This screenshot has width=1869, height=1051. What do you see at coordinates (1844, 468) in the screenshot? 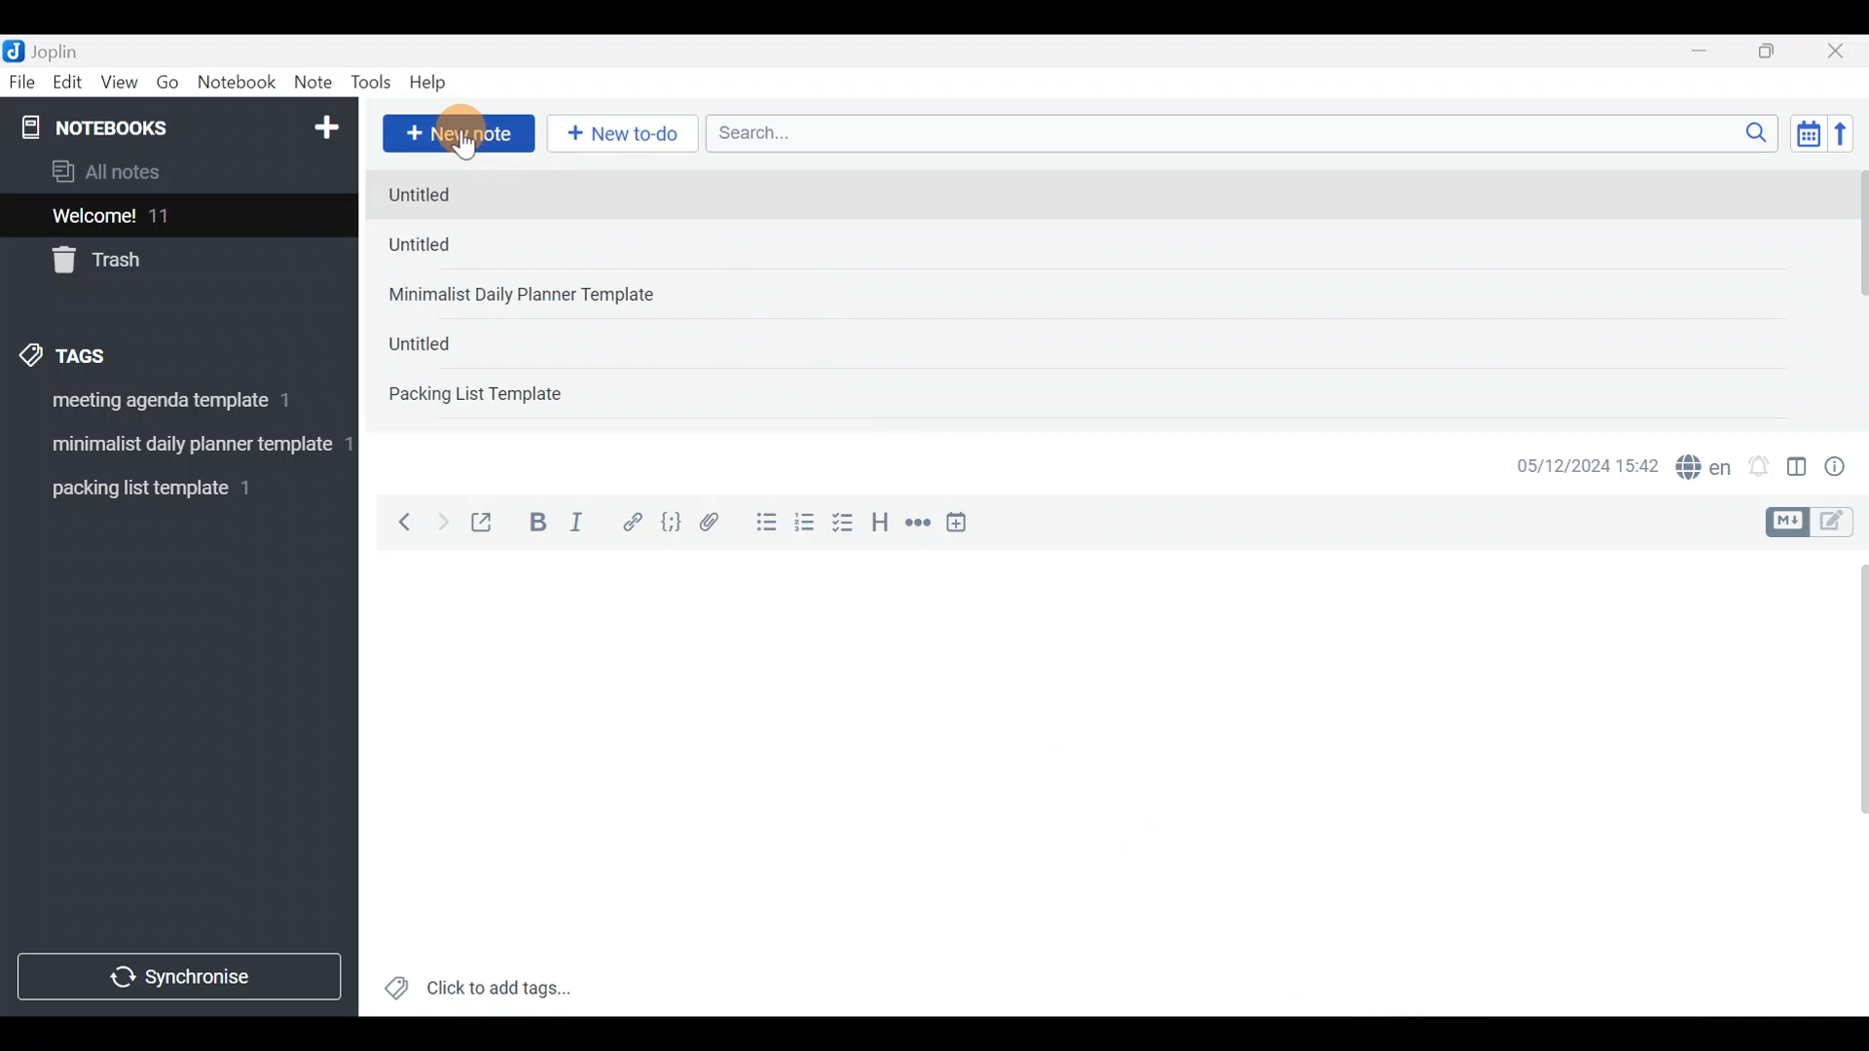
I see `Note properties` at bounding box center [1844, 468].